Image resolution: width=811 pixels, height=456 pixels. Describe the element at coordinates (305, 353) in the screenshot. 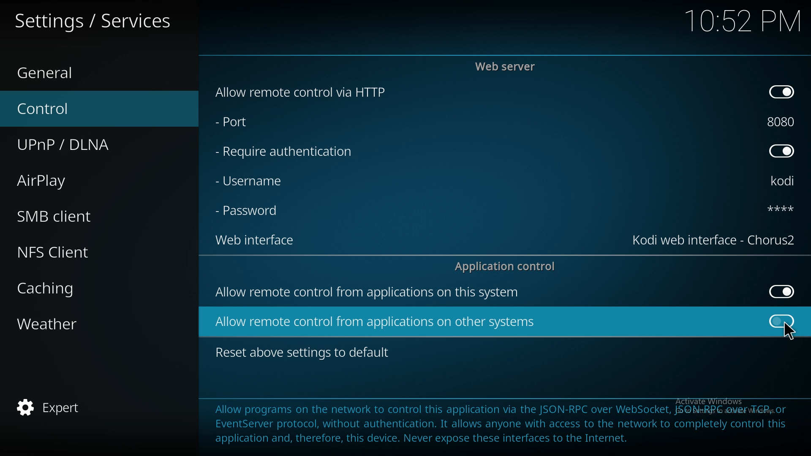

I see `reset` at that location.